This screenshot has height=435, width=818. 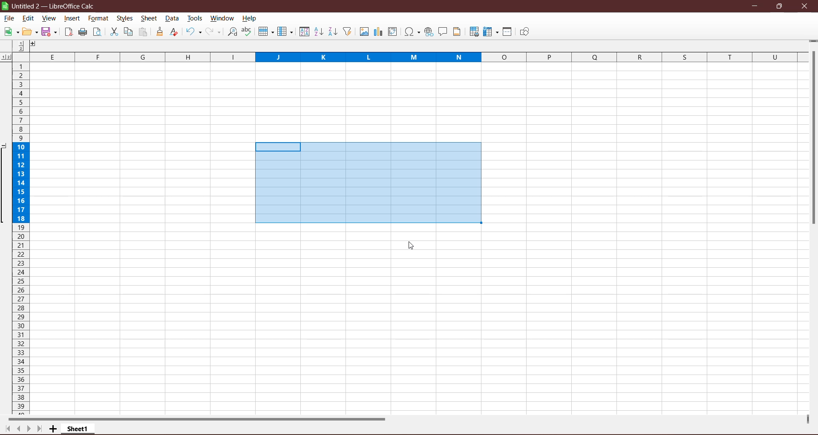 What do you see at coordinates (6, 429) in the screenshot?
I see `Scroll to first page` at bounding box center [6, 429].